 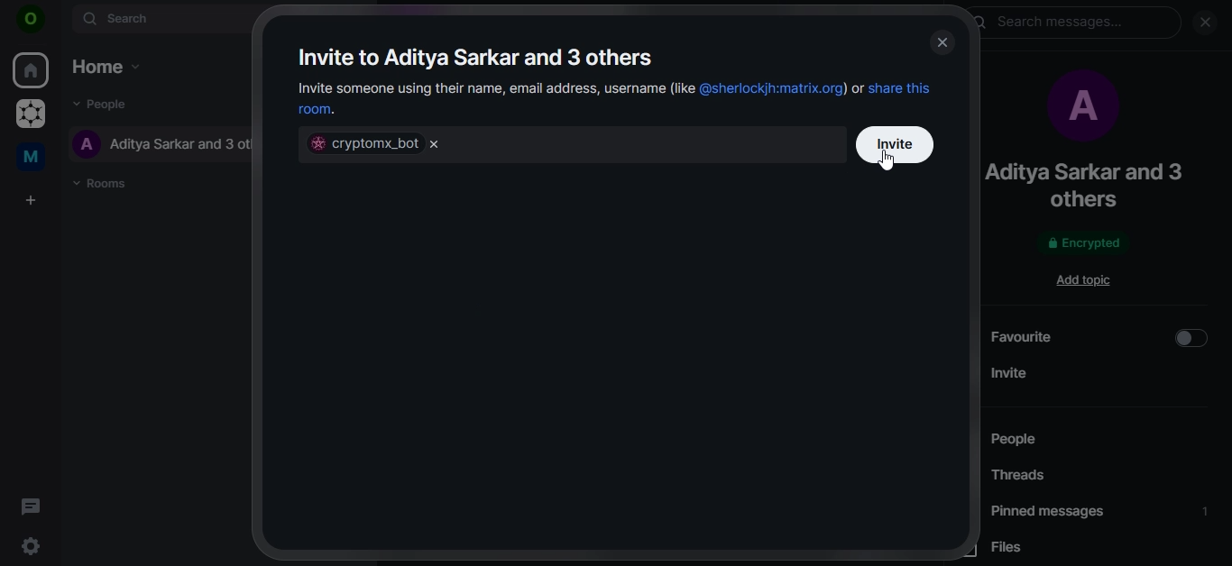 I want to click on close, so click(x=1205, y=23).